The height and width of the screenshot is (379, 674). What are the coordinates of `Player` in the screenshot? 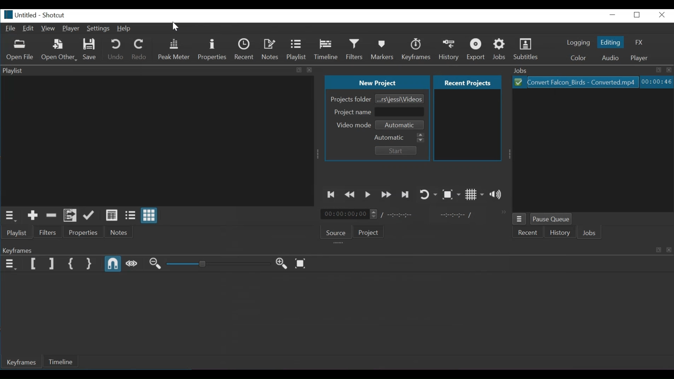 It's located at (71, 29).